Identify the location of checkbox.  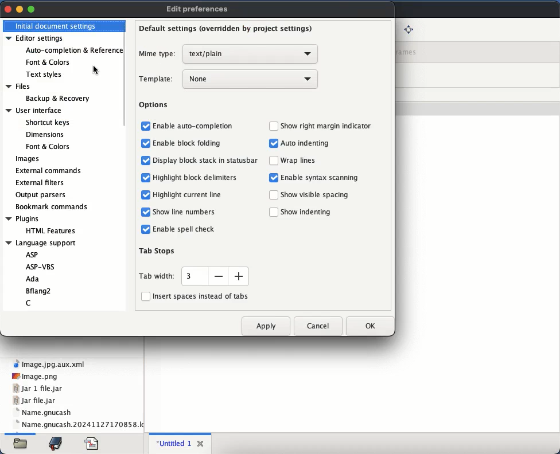
(144, 212).